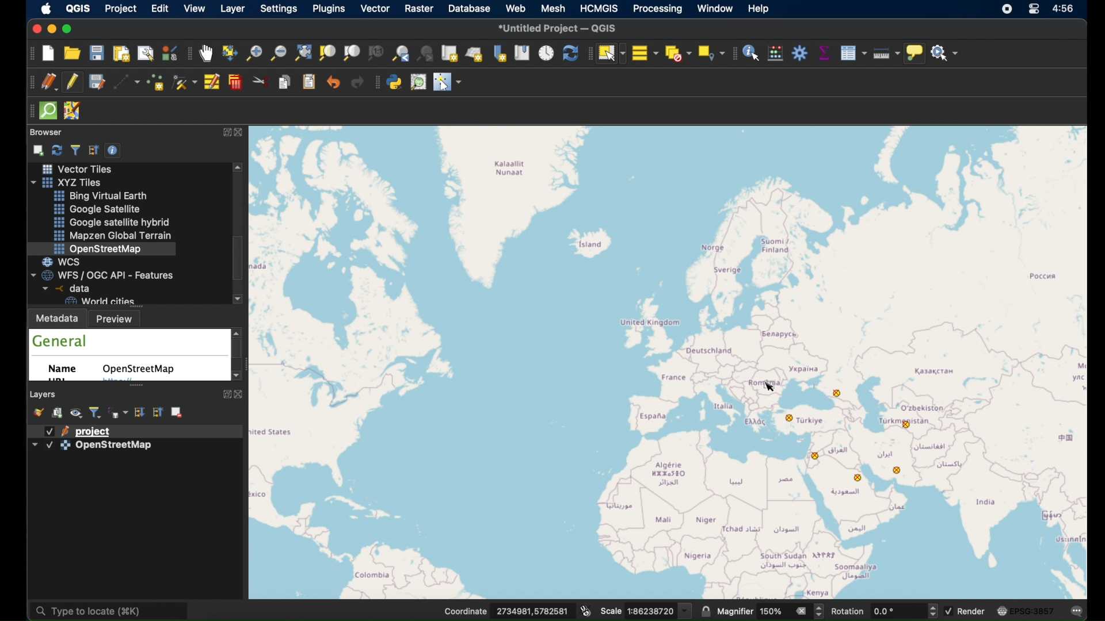  Describe the element at coordinates (115, 236) in the screenshot. I see `mapzen global terrain` at that location.